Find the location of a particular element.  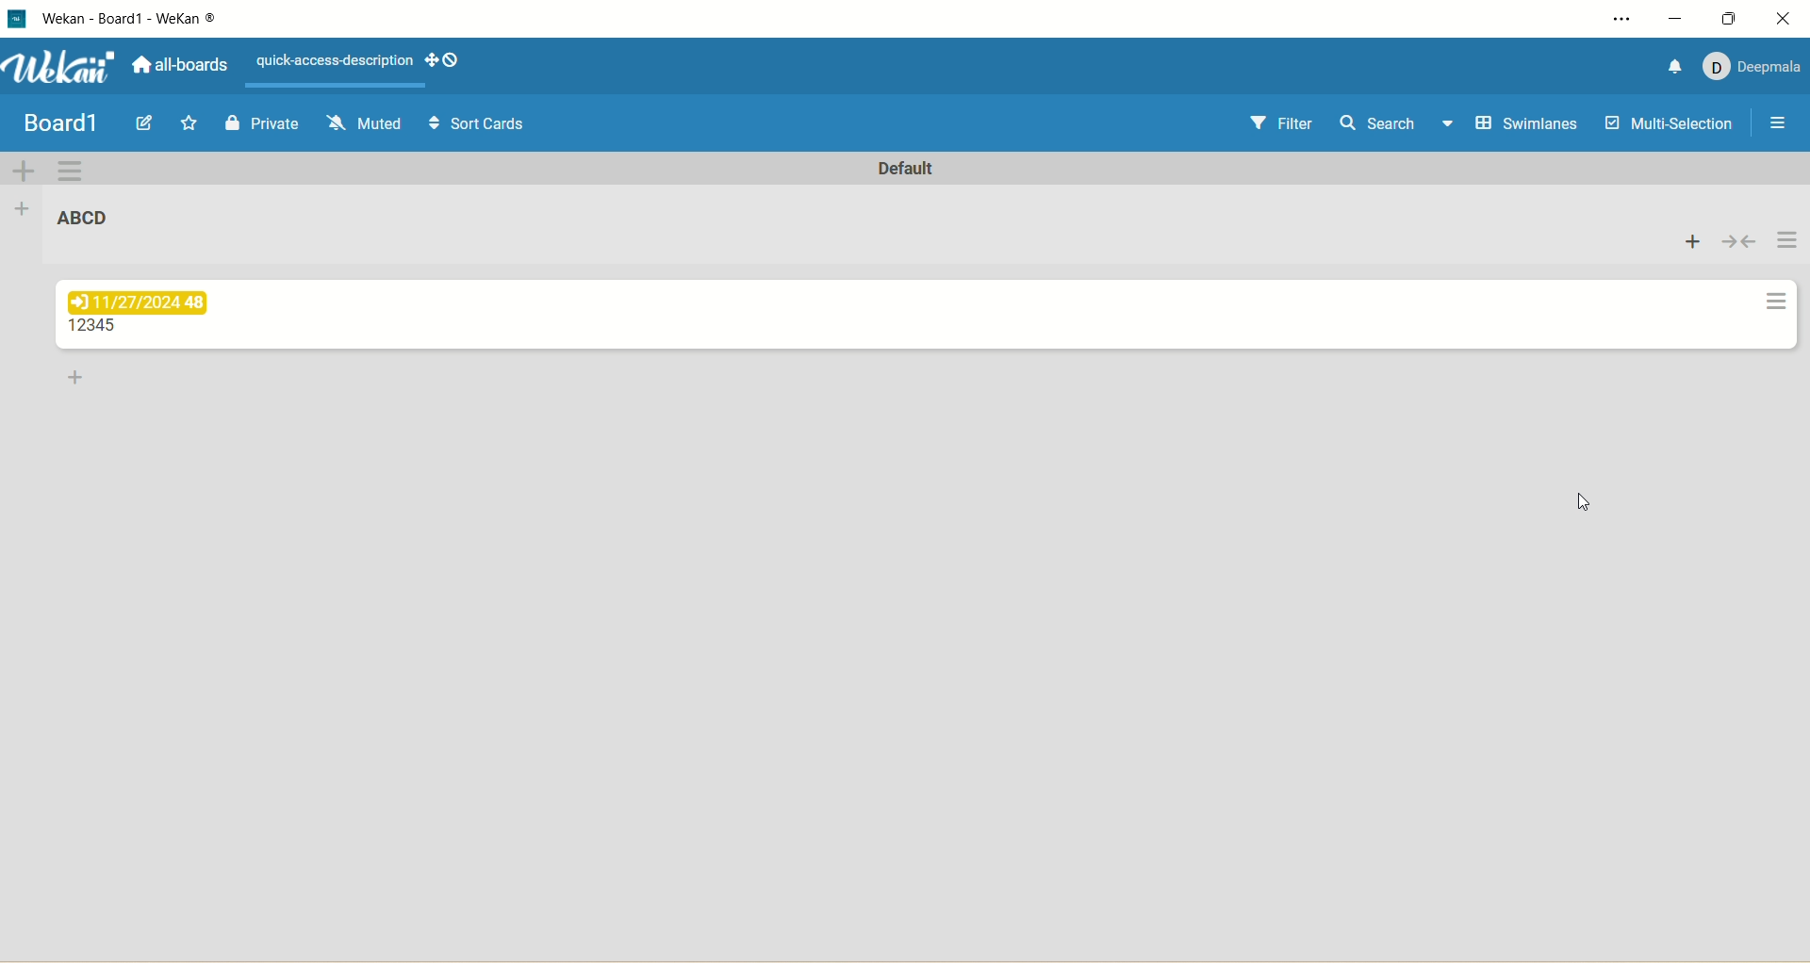

open/close sidebar is located at coordinates (1781, 126).